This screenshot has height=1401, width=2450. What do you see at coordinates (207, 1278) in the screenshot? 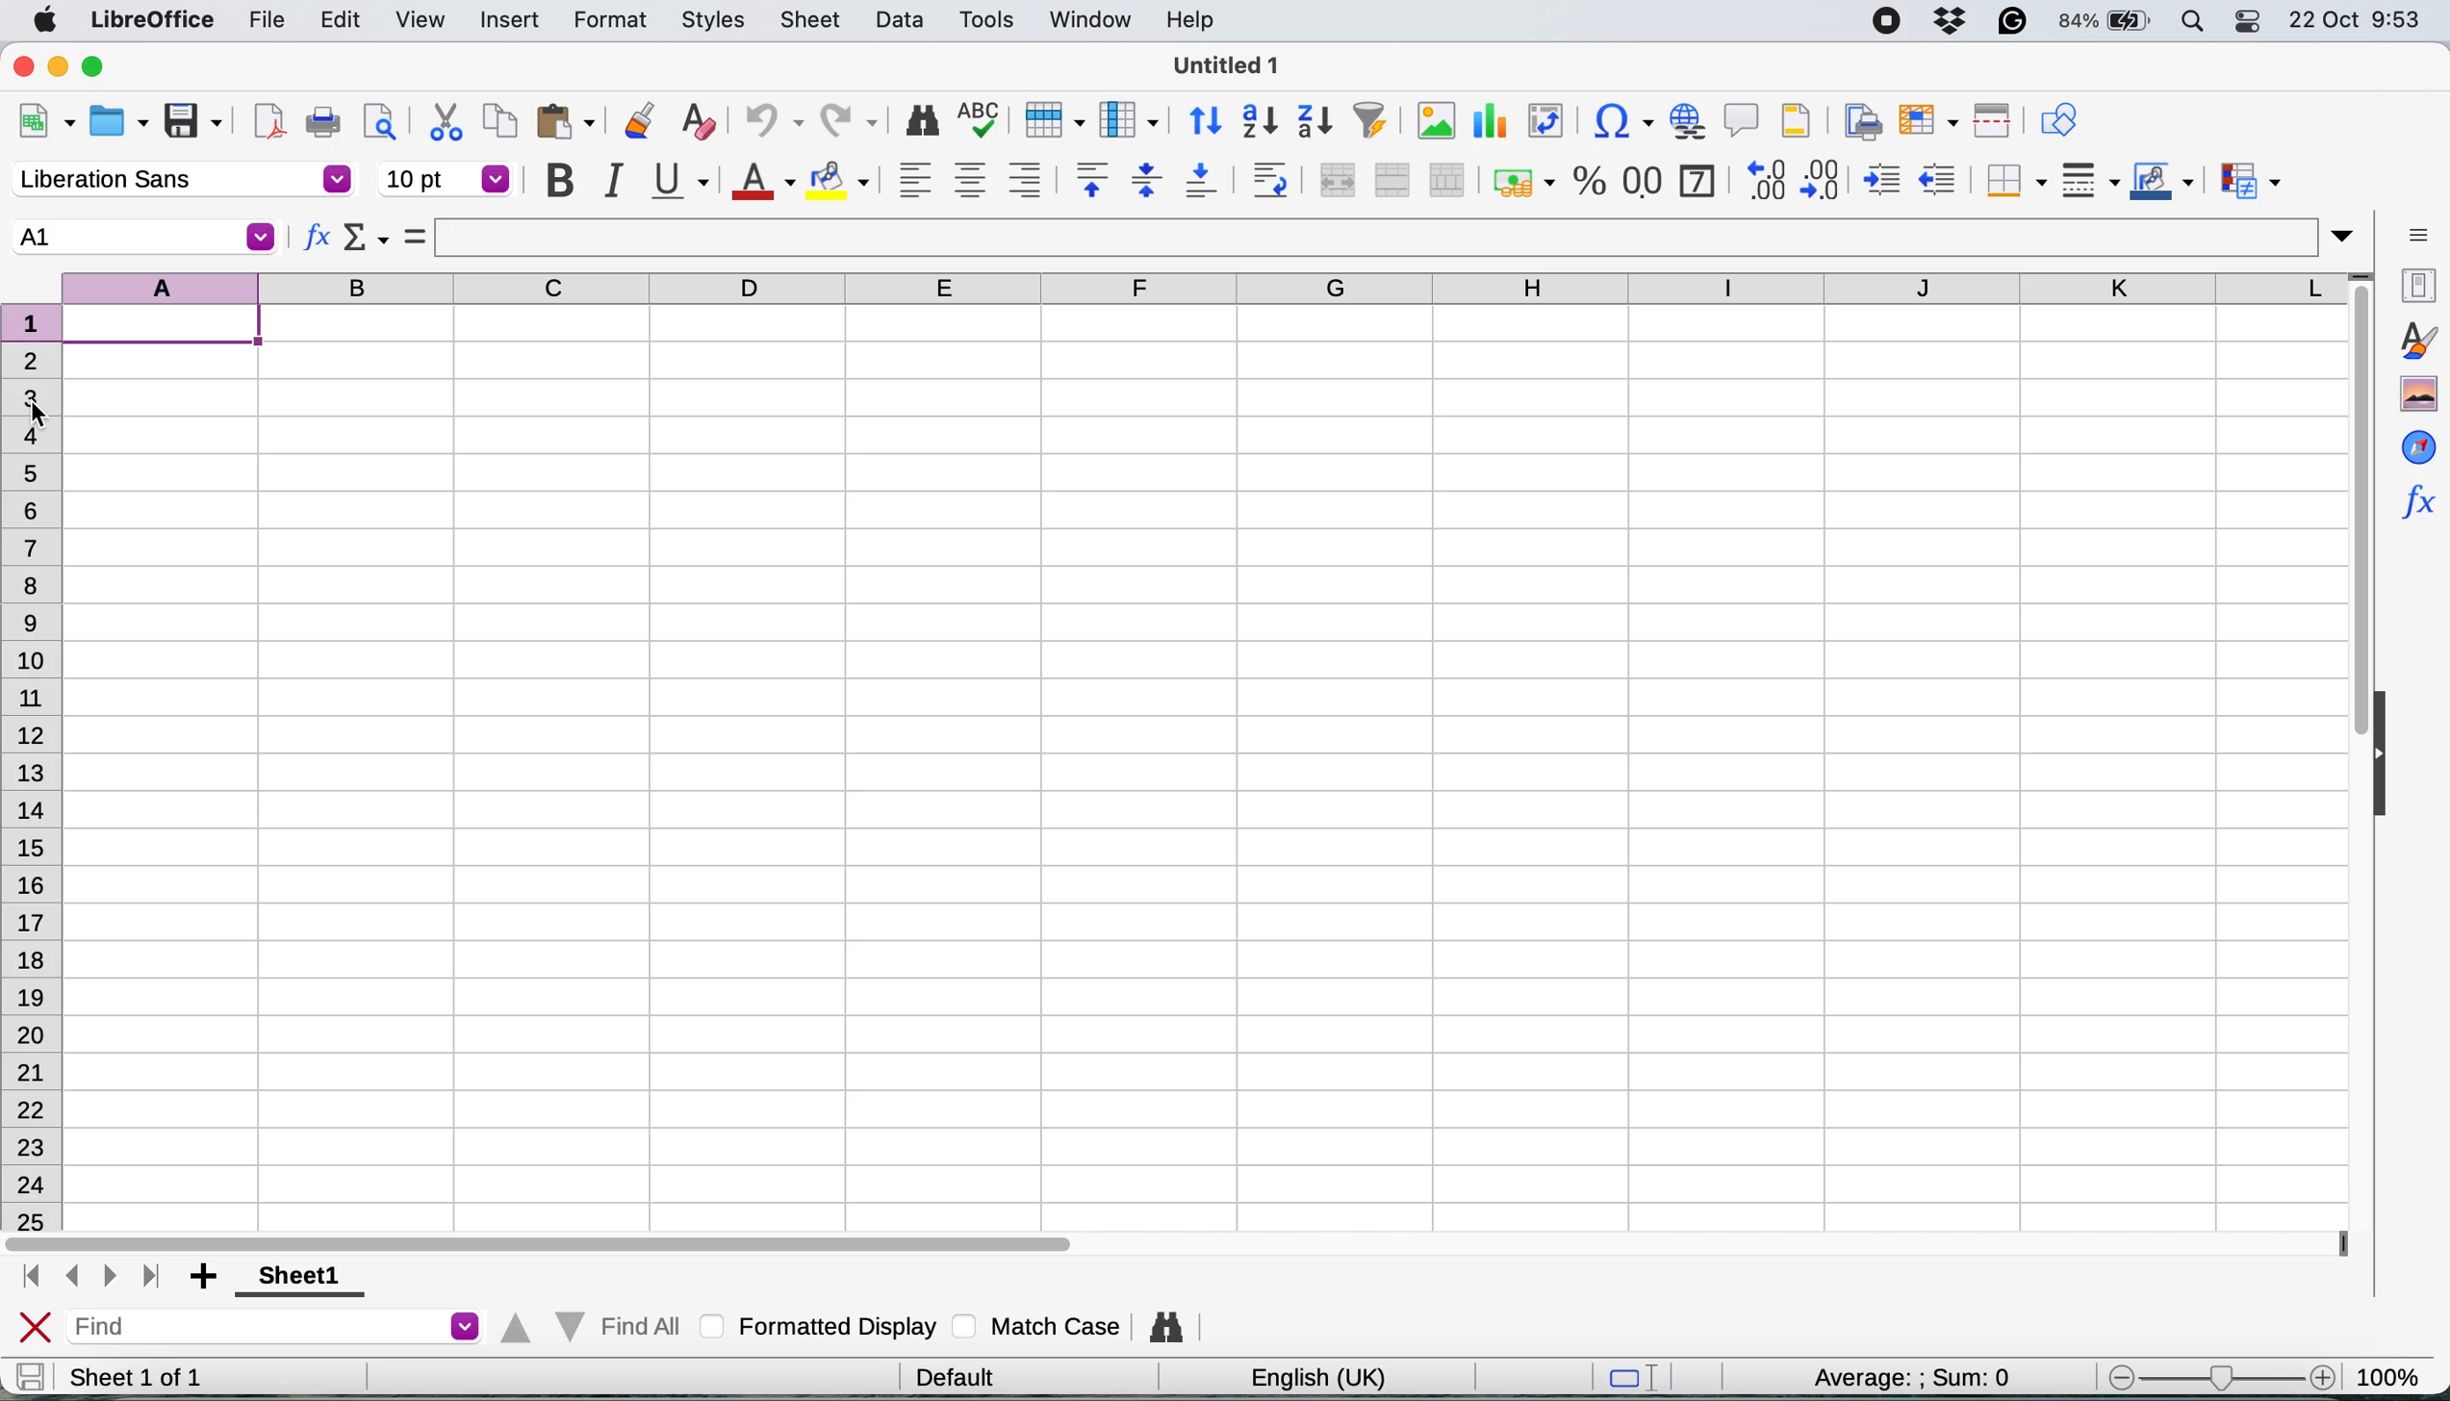
I see `add sheet` at bounding box center [207, 1278].